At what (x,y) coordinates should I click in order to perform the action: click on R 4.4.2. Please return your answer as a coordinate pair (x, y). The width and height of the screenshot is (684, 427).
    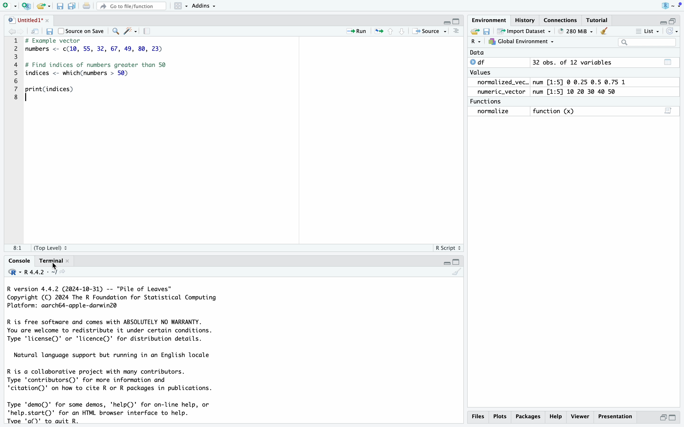
    Looking at the image, I should click on (37, 273).